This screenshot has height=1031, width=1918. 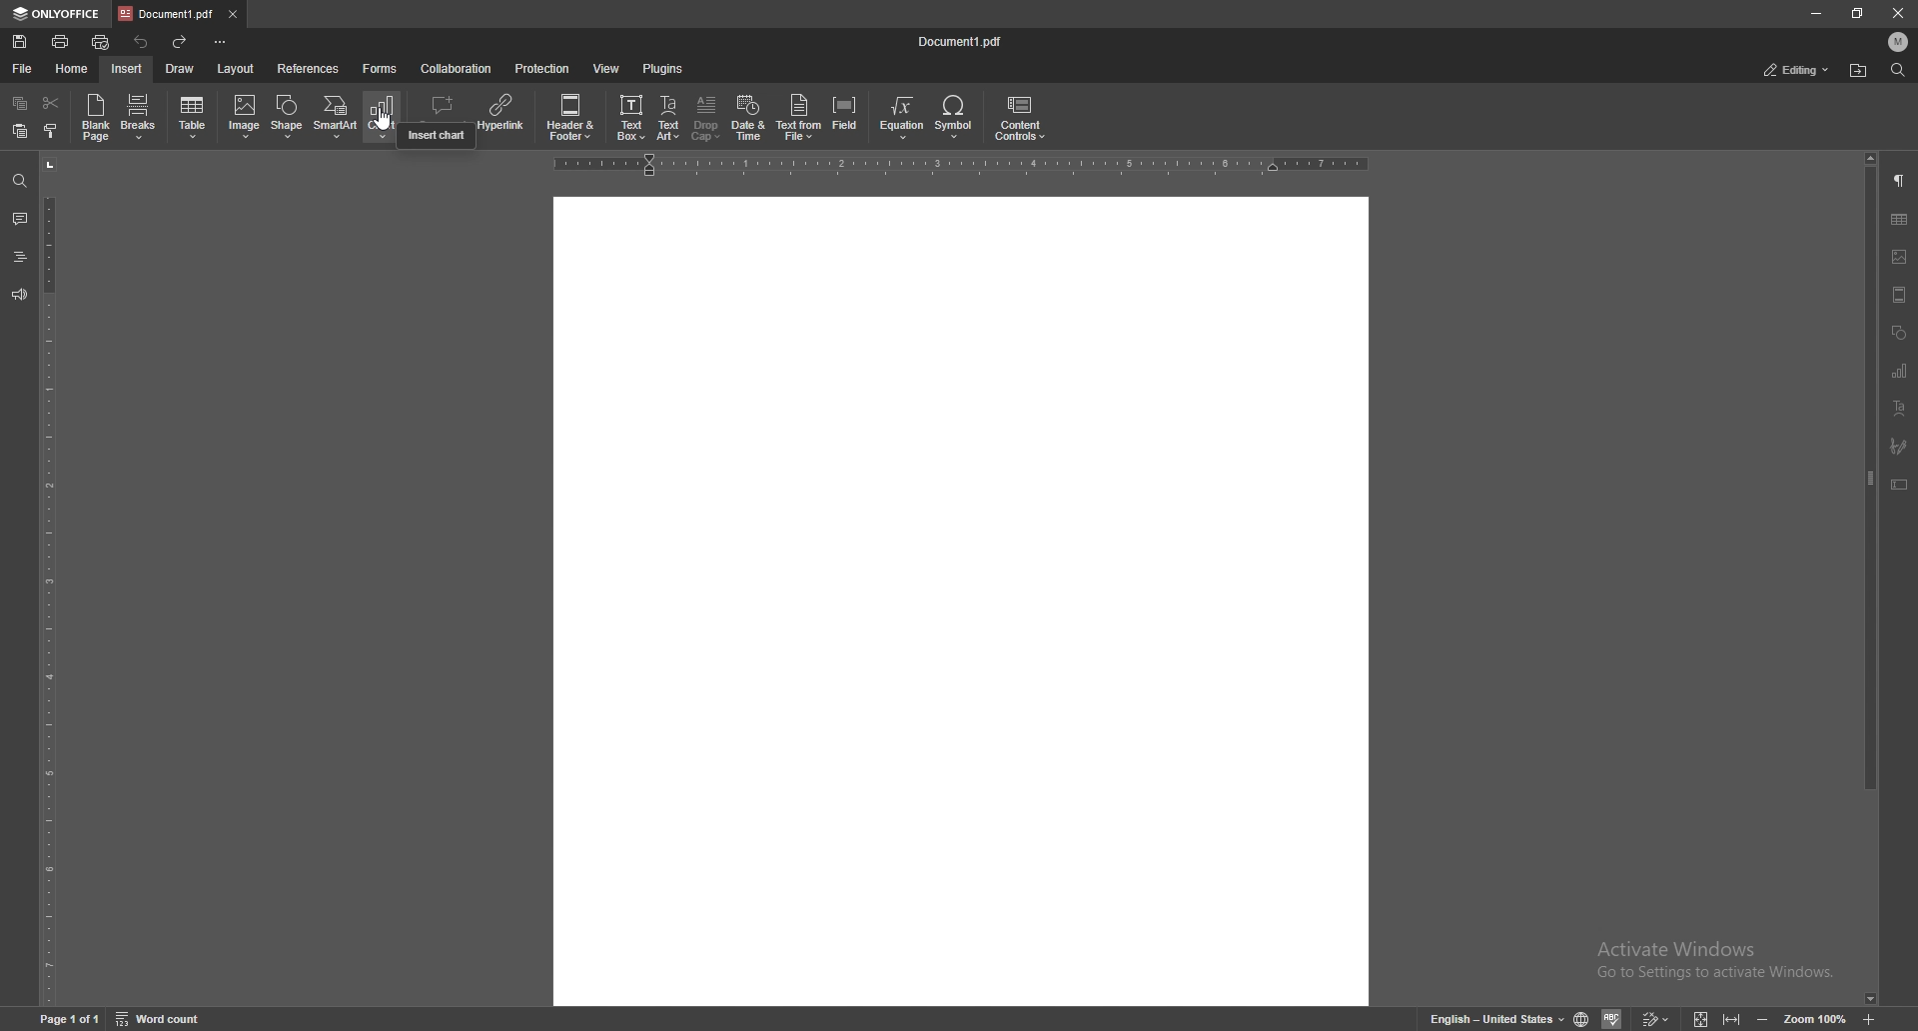 I want to click on find, so click(x=1899, y=71).